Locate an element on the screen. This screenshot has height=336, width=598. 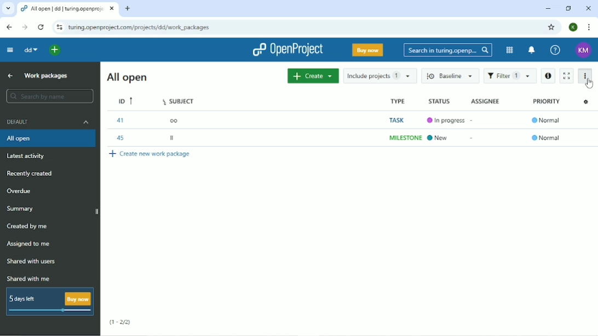
Priority is located at coordinates (544, 101).